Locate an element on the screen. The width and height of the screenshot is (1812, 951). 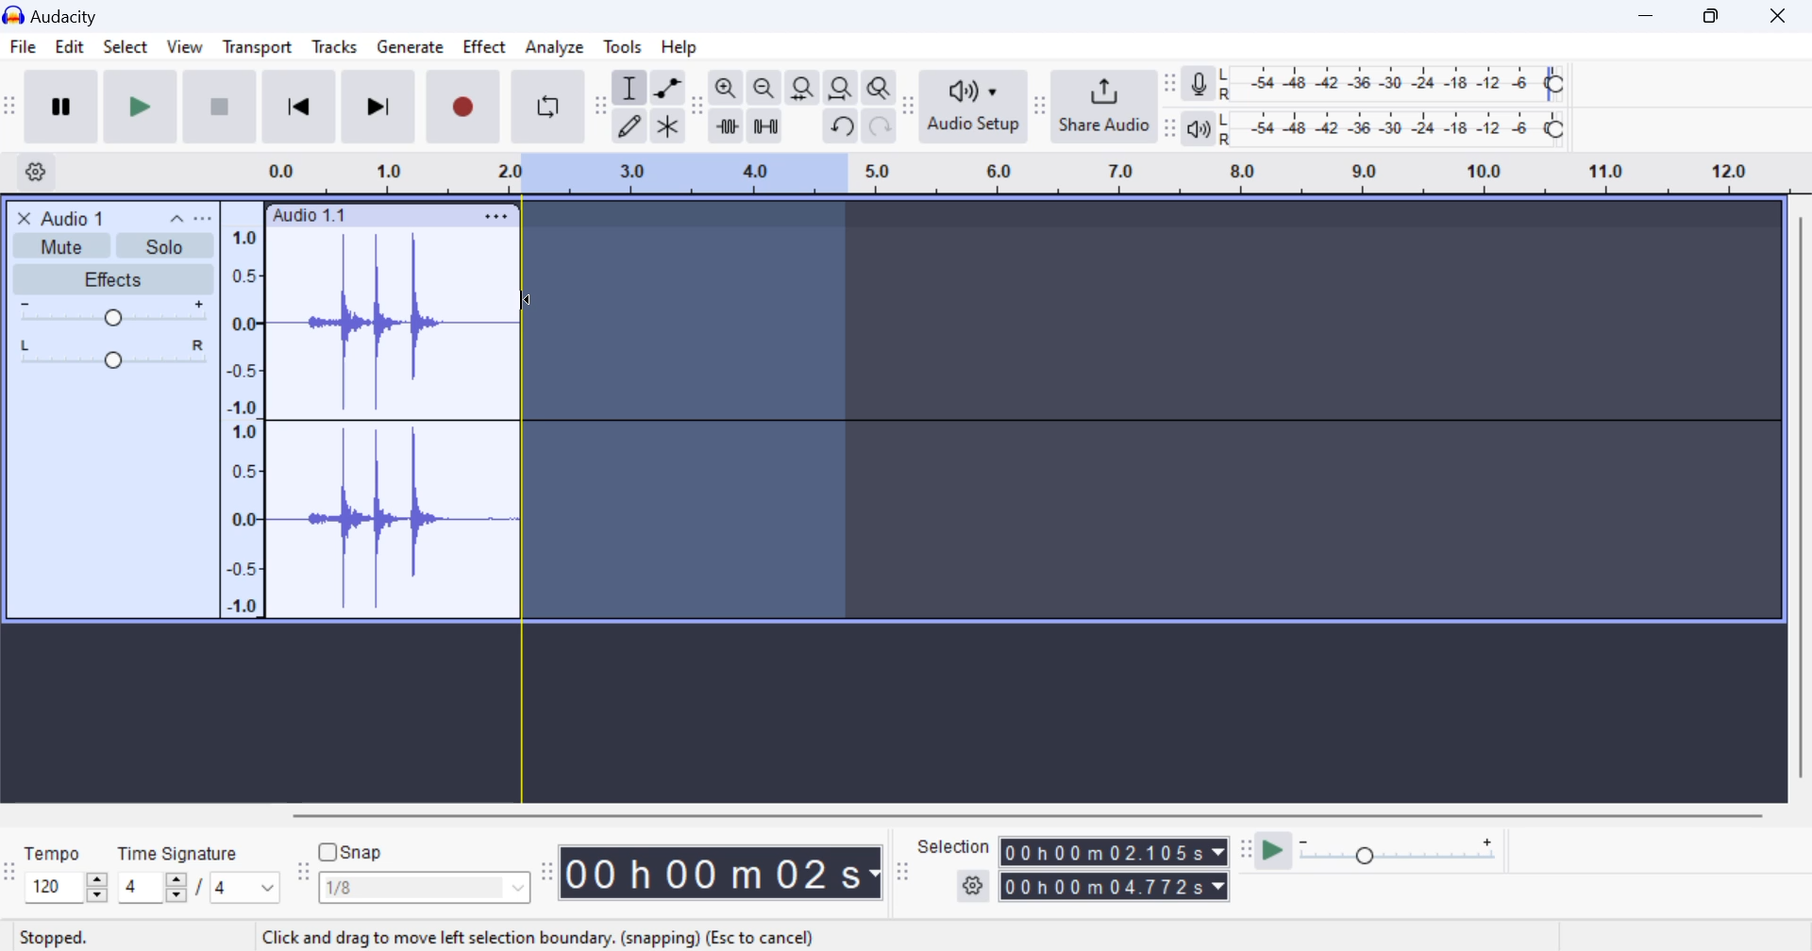
multi tool is located at coordinates (668, 127).